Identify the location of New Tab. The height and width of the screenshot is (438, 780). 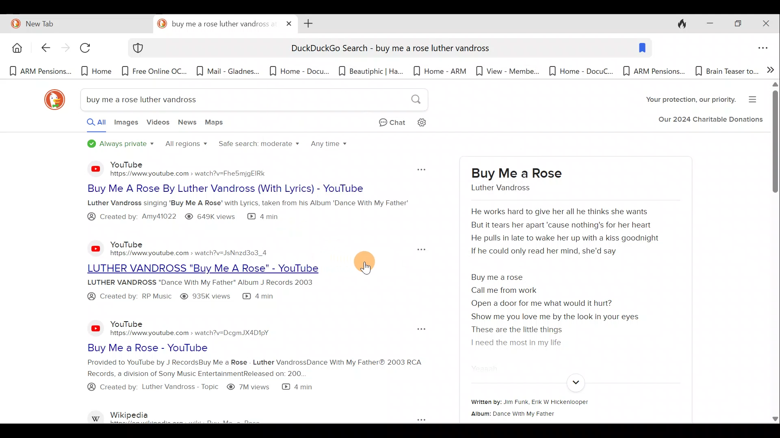
(75, 22).